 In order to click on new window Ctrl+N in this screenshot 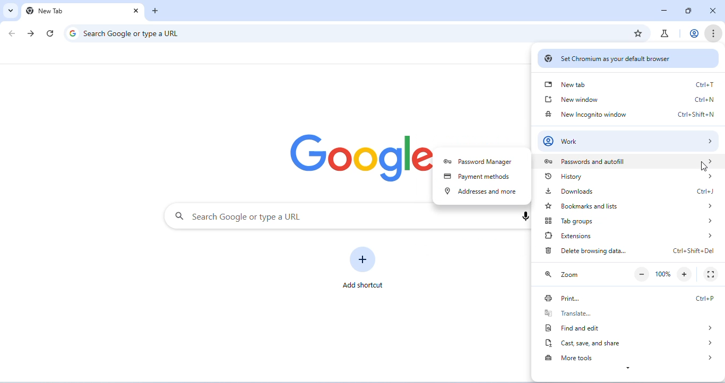, I will do `click(631, 98)`.